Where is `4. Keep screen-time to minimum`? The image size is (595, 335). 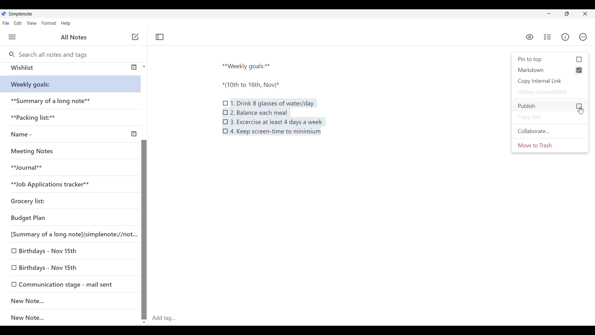
4. Keep screen-time to minimum is located at coordinates (278, 133).